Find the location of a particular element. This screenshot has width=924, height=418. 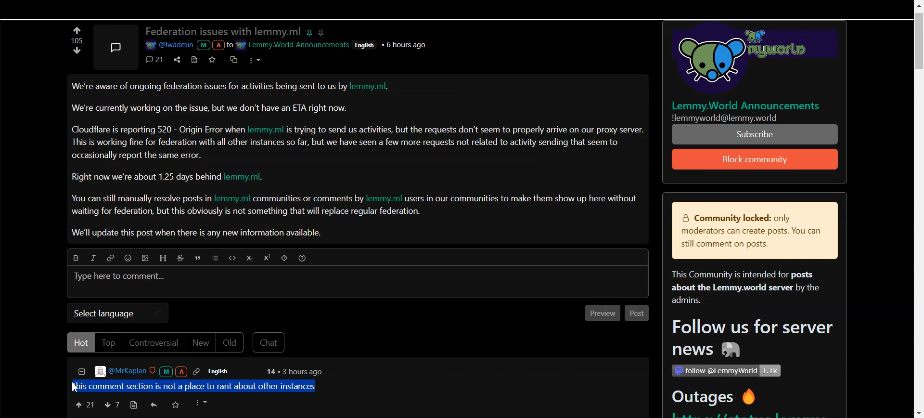

Select language is located at coordinates (117, 313).